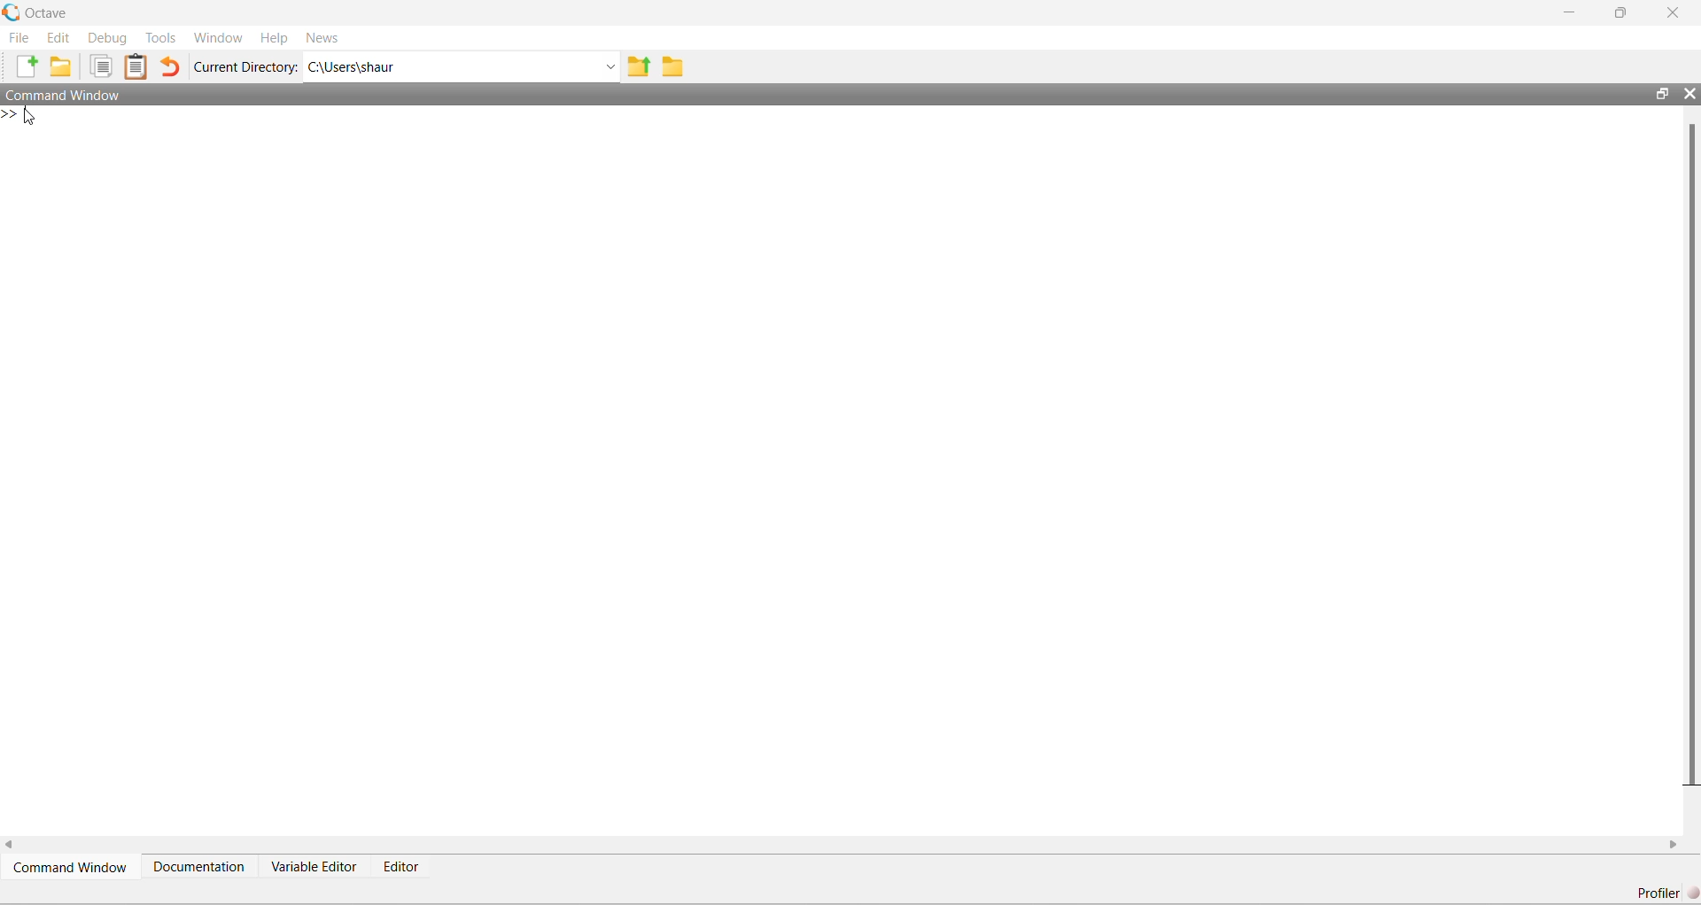 The image size is (1701, 905). What do you see at coordinates (1571, 12) in the screenshot?
I see `Minimize` at bounding box center [1571, 12].